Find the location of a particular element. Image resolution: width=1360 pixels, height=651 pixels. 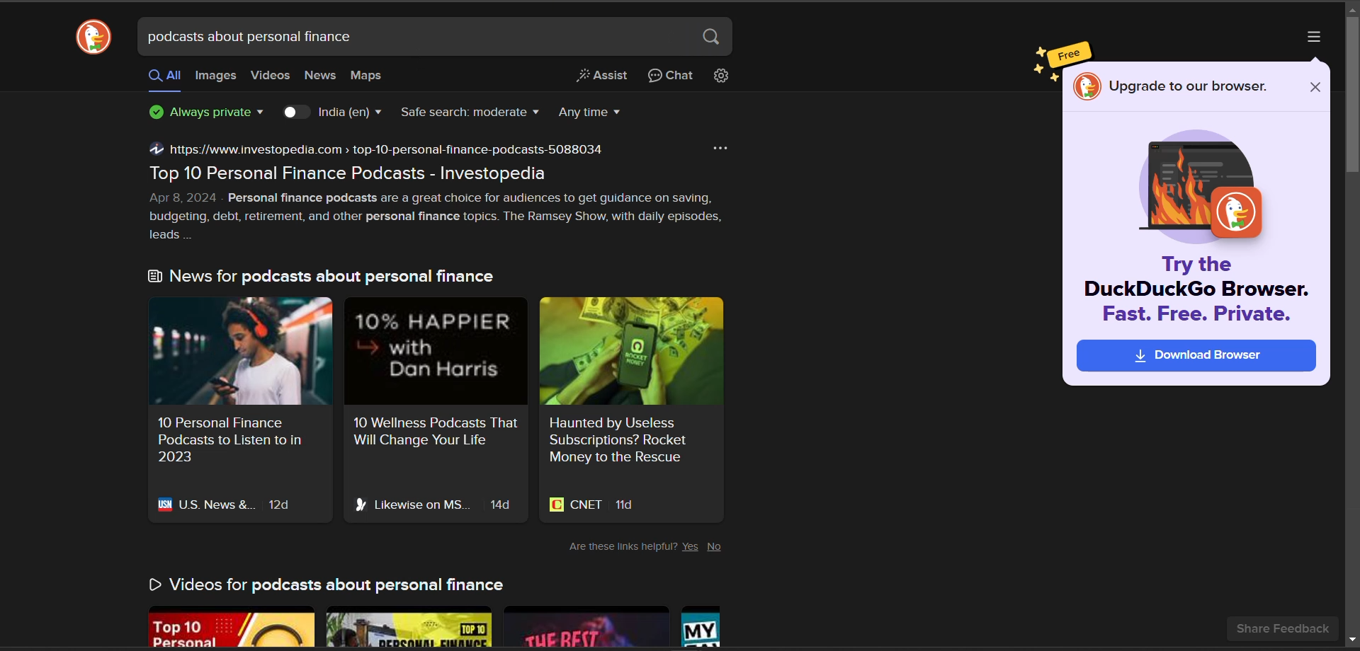

change search settings is located at coordinates (720, 78).